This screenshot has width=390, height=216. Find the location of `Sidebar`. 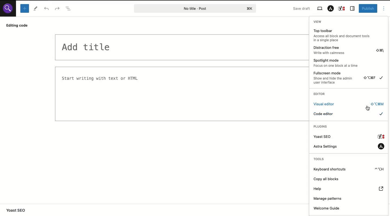

Sidebar is located at coordinates (353, 8).